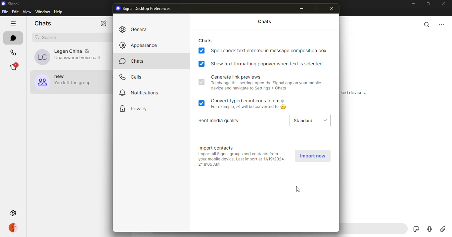 This screenshot has width=452, height=237. I want to click on search, so click(427, 25).